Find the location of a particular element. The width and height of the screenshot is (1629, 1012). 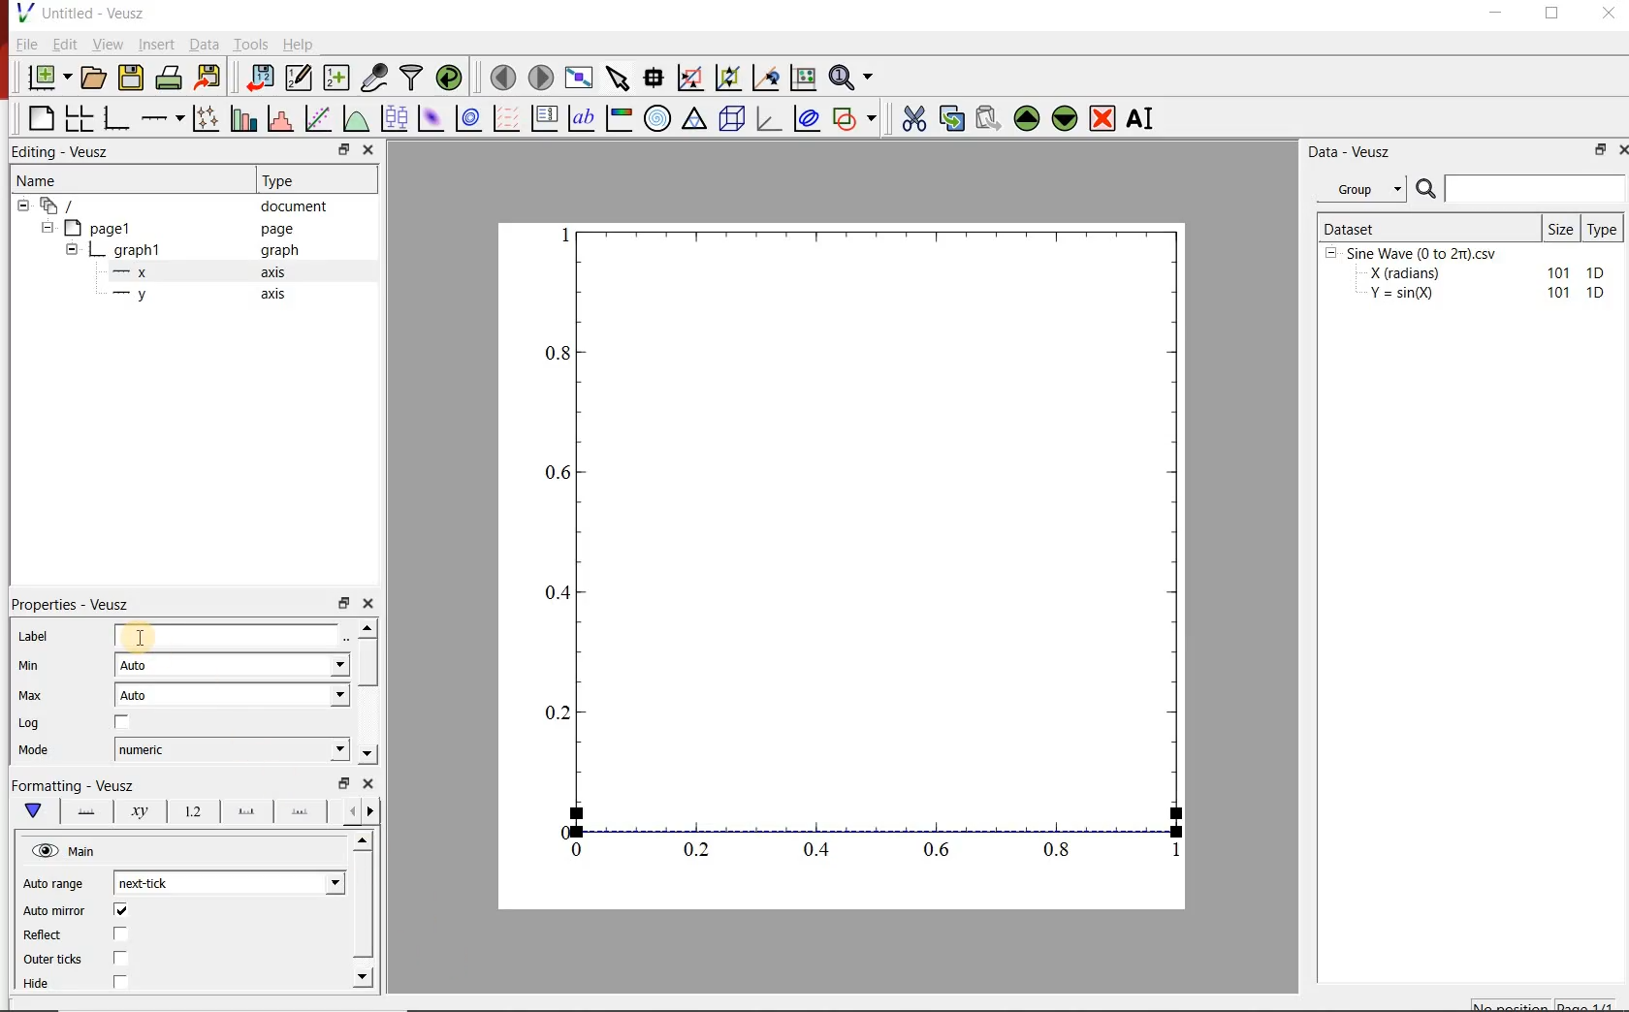

next-tick is located at coordinates (229, 881).